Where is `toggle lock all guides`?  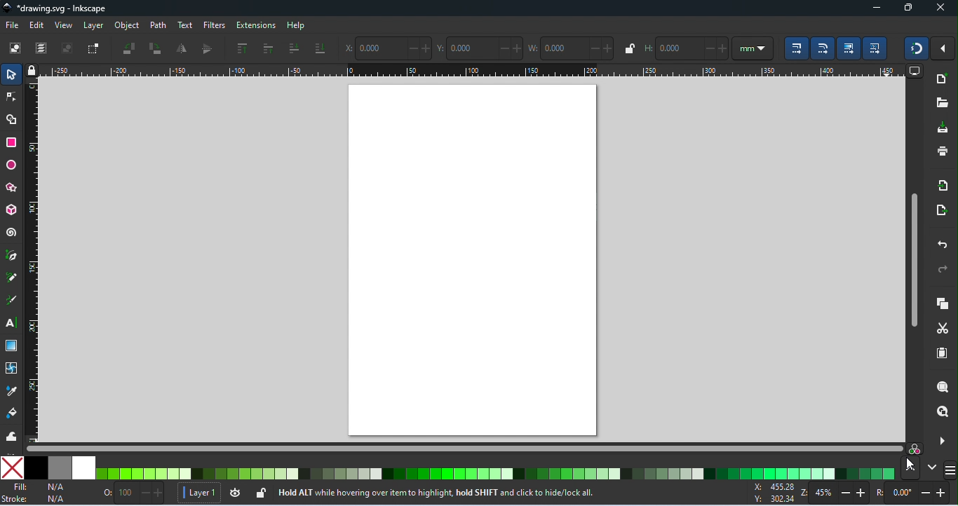 toggle lock all guides is located at coordinates (33, 71).